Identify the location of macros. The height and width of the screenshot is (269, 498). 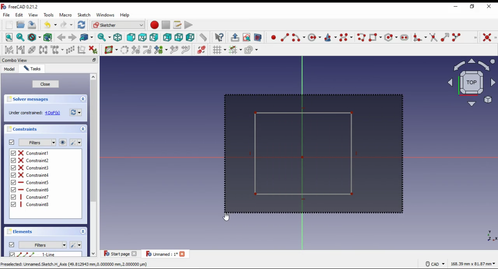
(177, 25).